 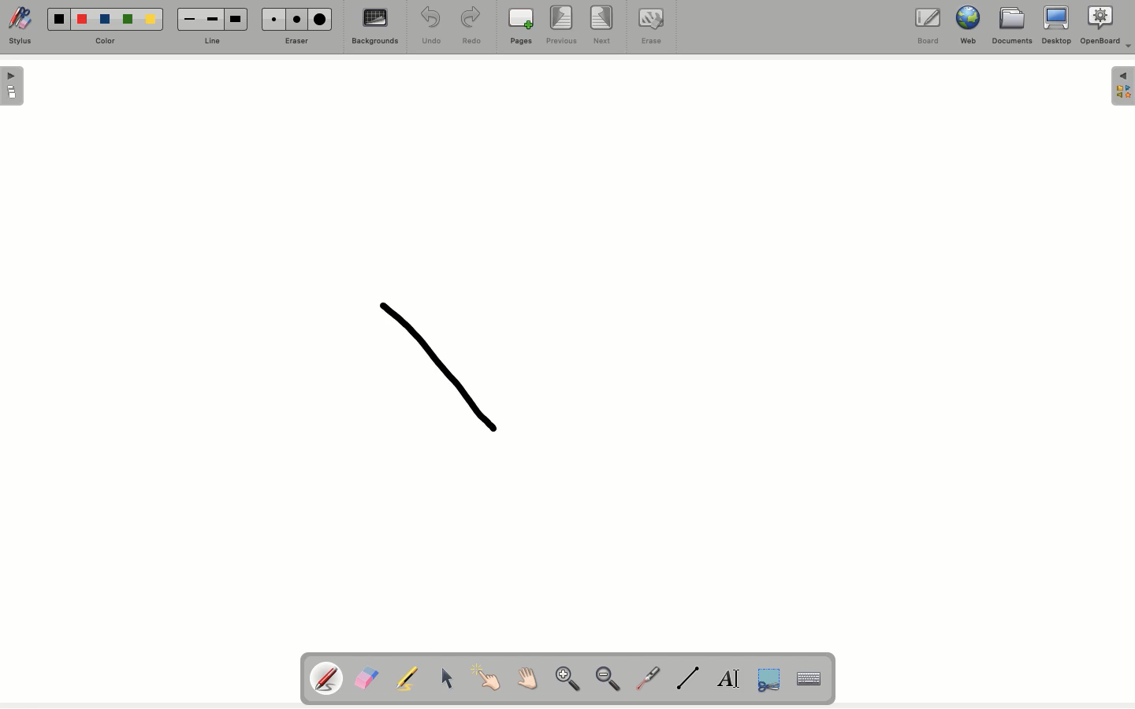 What do you see at coordinates (212, 20) in the screenshot?
I see `Medium` at bounding box center [212, 20].